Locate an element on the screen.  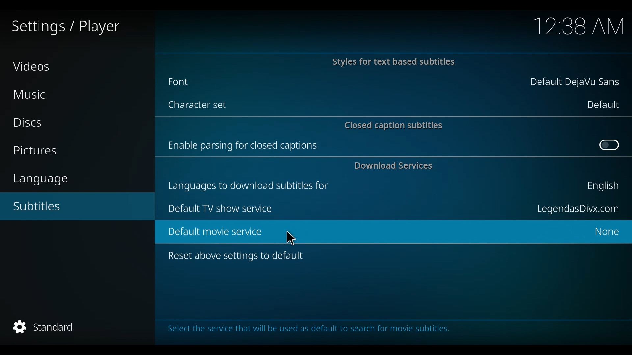
Default DejaVu Sans is located at coordinates (575, 83).